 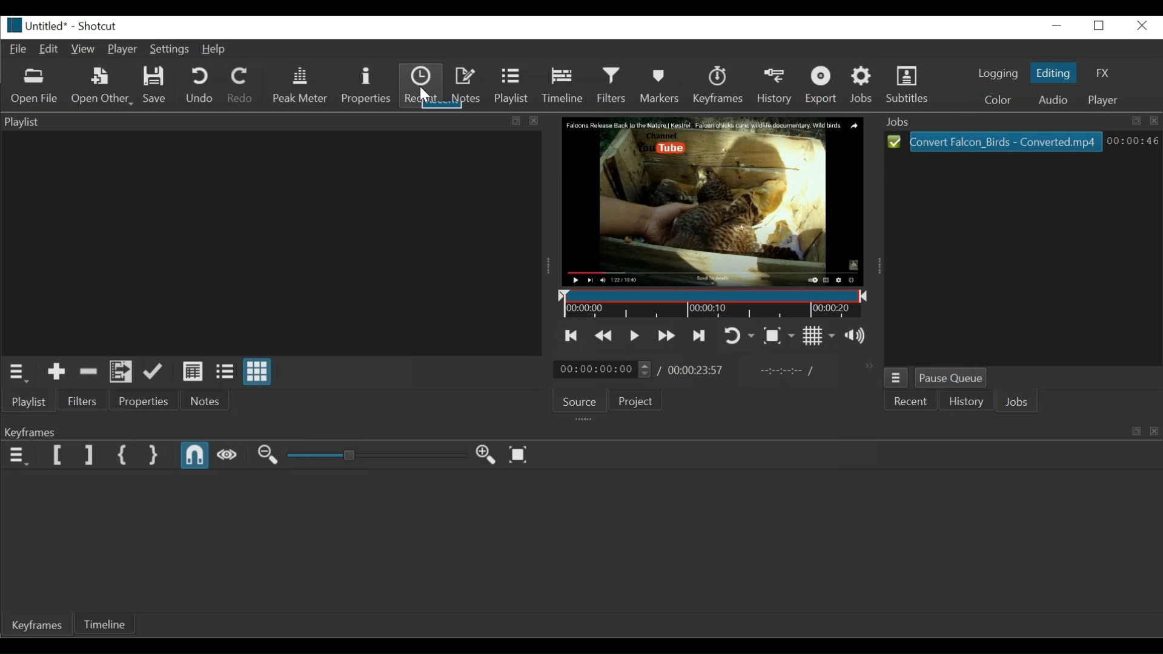 What do you see at coordinates (999, 74) in the screenshot?
I see `logging` at bounding box center [999, 74].